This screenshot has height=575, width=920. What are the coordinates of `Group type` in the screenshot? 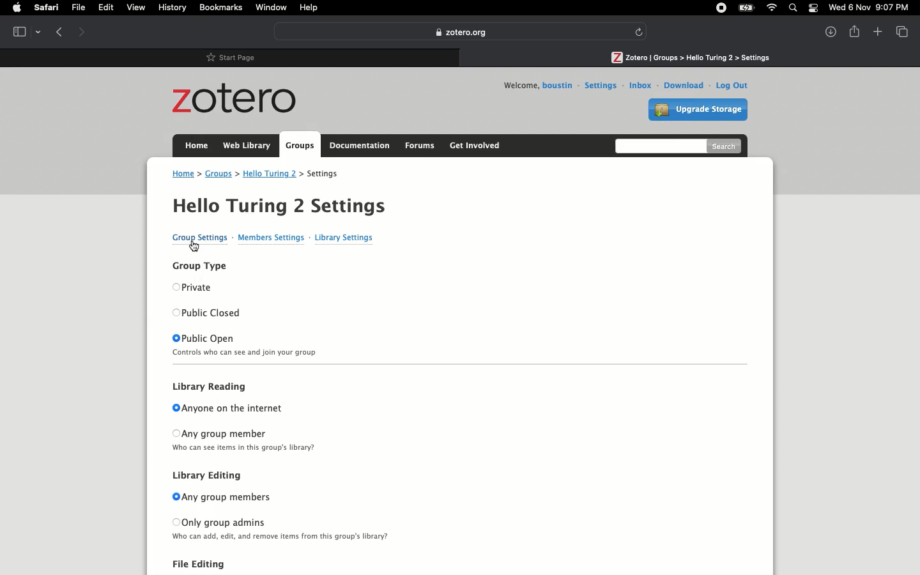 It's located at (197, 265).